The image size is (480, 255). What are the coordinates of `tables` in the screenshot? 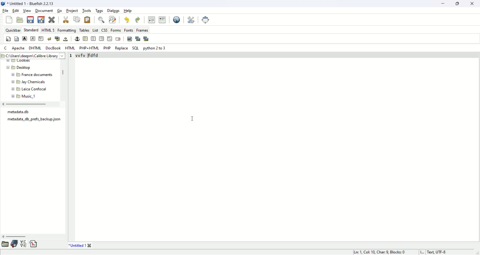 It's located at (84, 30).